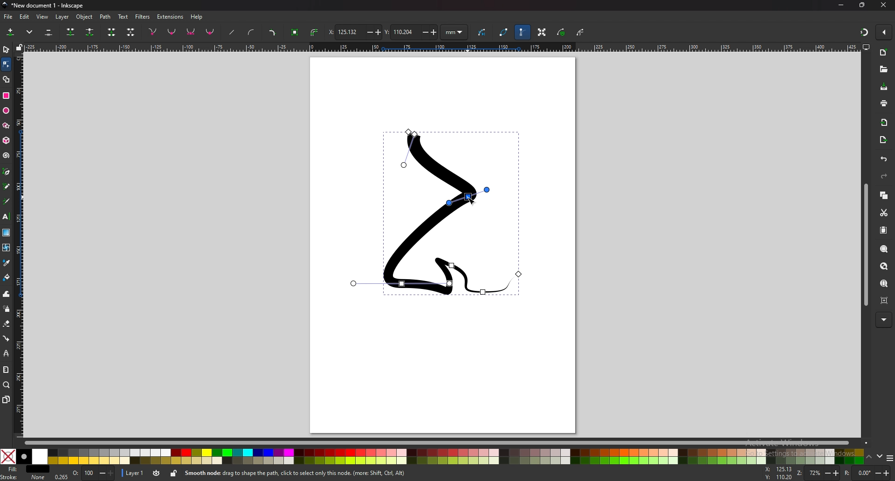  What do you see at coordinates (24, 17) in the screenshot?
I see `edit` at bounding box center [24, 17].